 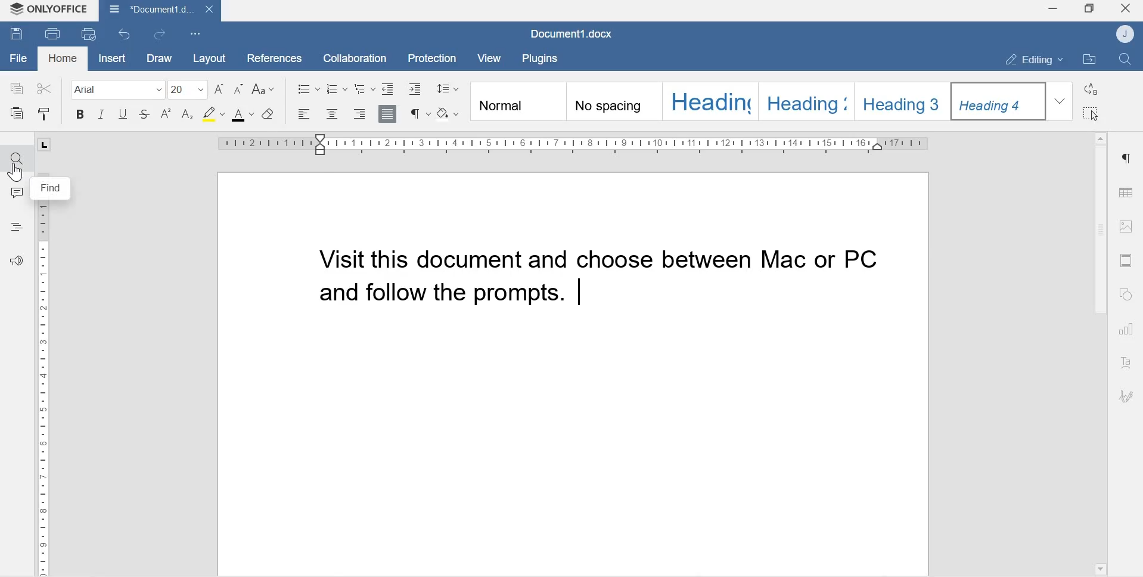 I want to click on Document1.docx, so click(x=159, y=10).